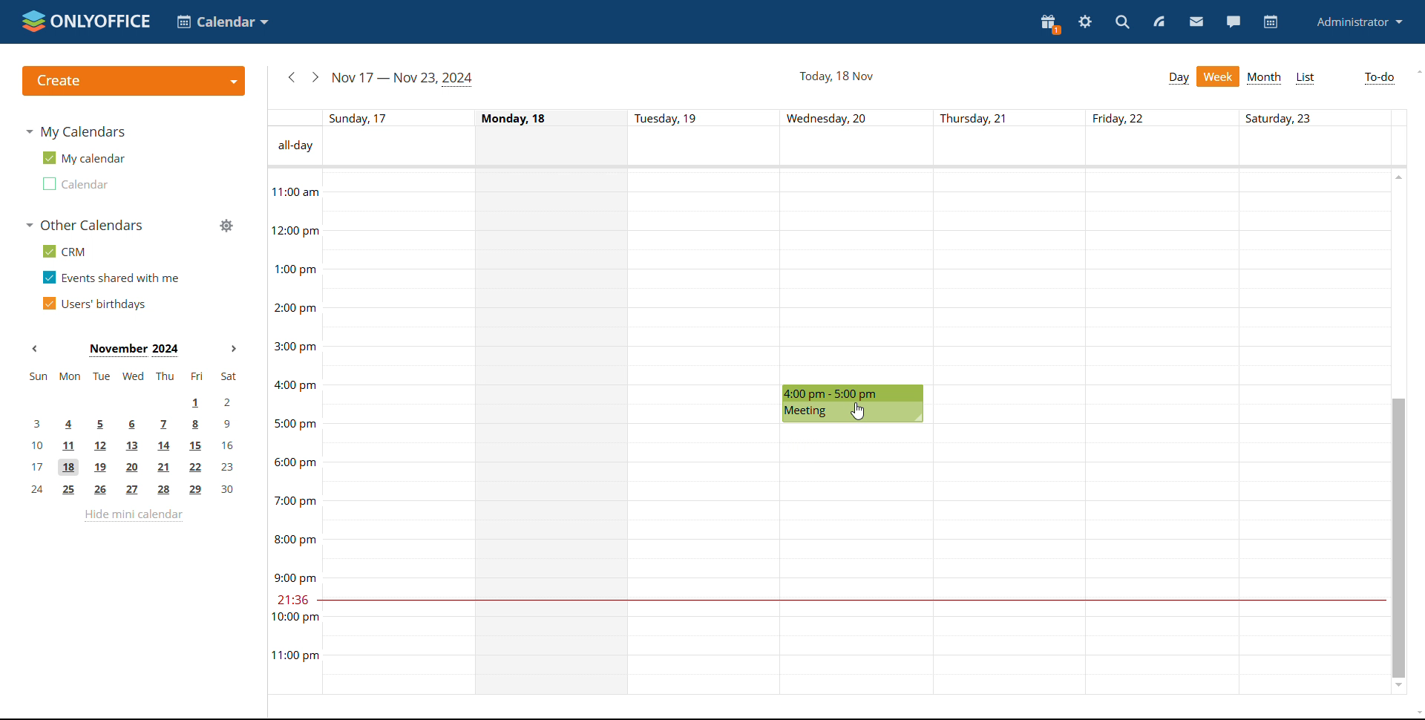 This screenshot has width=1425, height=720. What do you see at coordinates (1086, 22) in the screenshot?
I see `settings` at bounding box center [1086, 22].